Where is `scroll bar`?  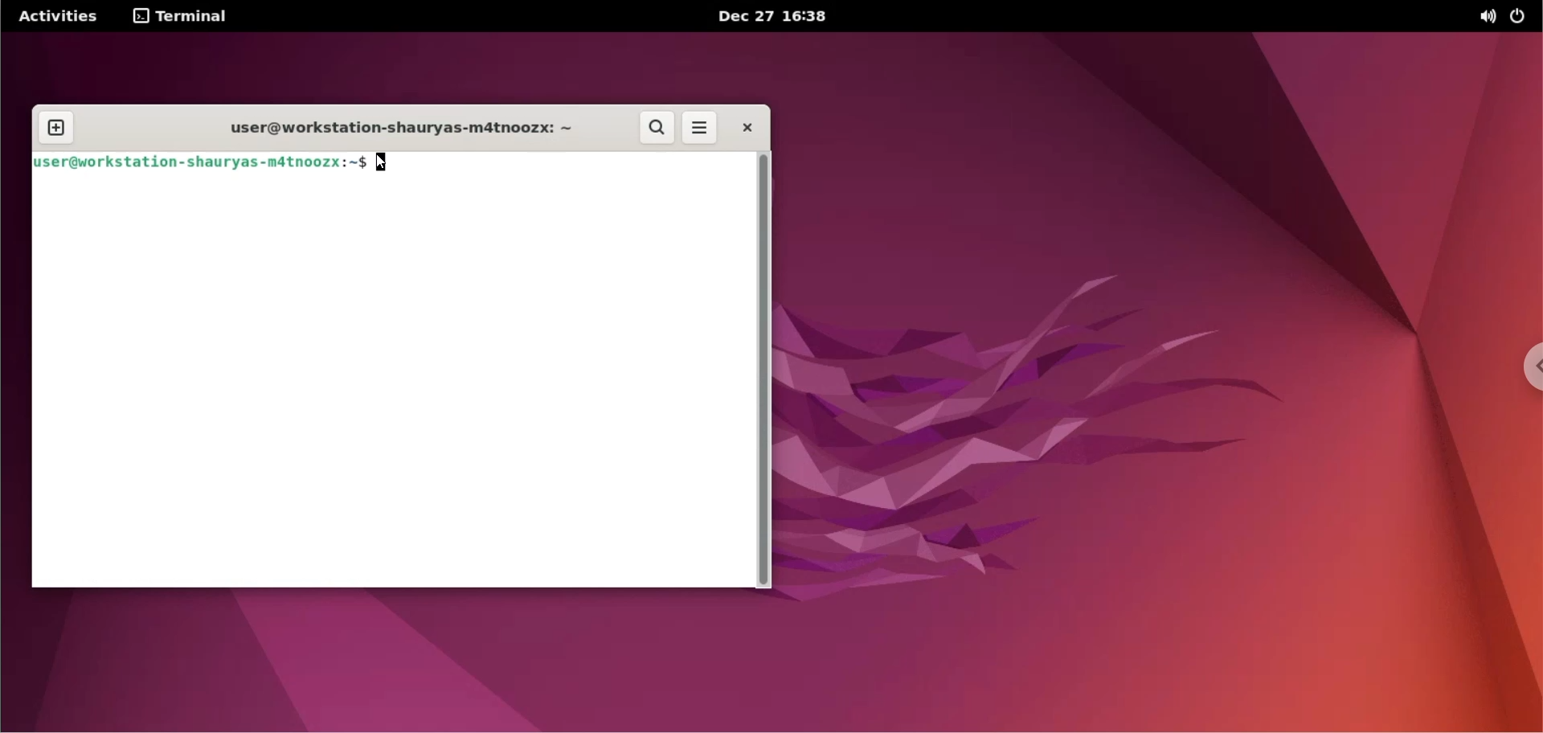 scroll bar is located at coordinates (766, 375).